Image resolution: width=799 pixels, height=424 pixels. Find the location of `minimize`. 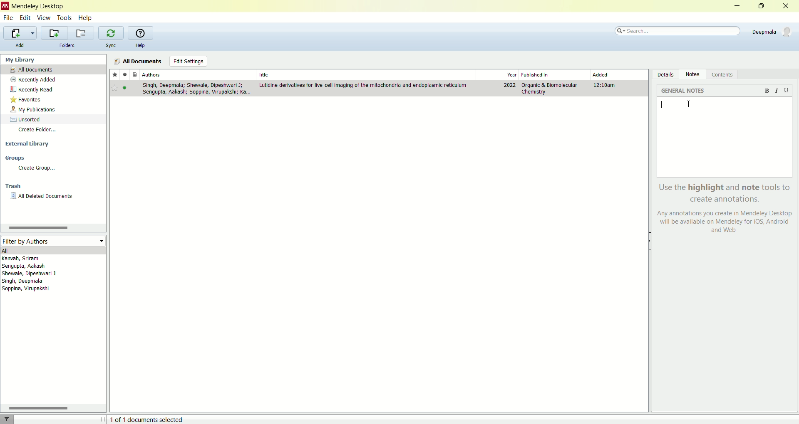

minimize is located at coordinates (738, 6).